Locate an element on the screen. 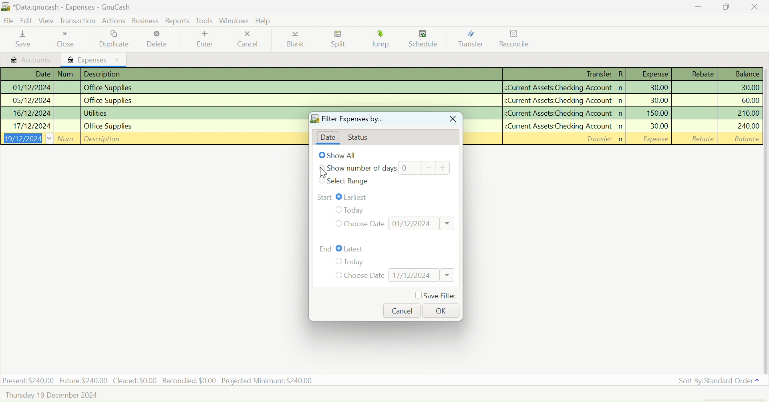  Checkbox is located at coordinates (337, 275).